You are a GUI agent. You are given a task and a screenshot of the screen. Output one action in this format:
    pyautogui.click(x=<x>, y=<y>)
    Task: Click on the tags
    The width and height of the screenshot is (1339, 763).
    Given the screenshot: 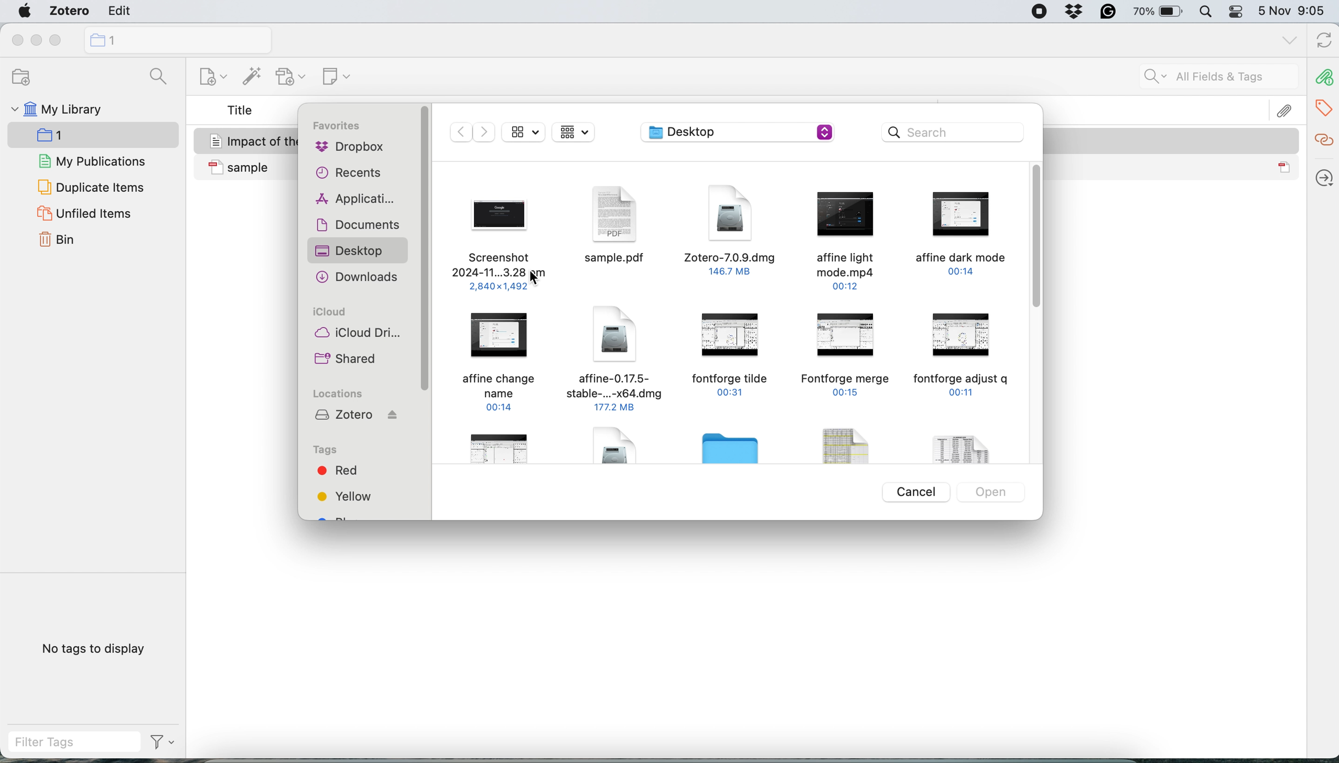 What is the action you would take?
    pyautogui.click(x=1325, y=106)
    